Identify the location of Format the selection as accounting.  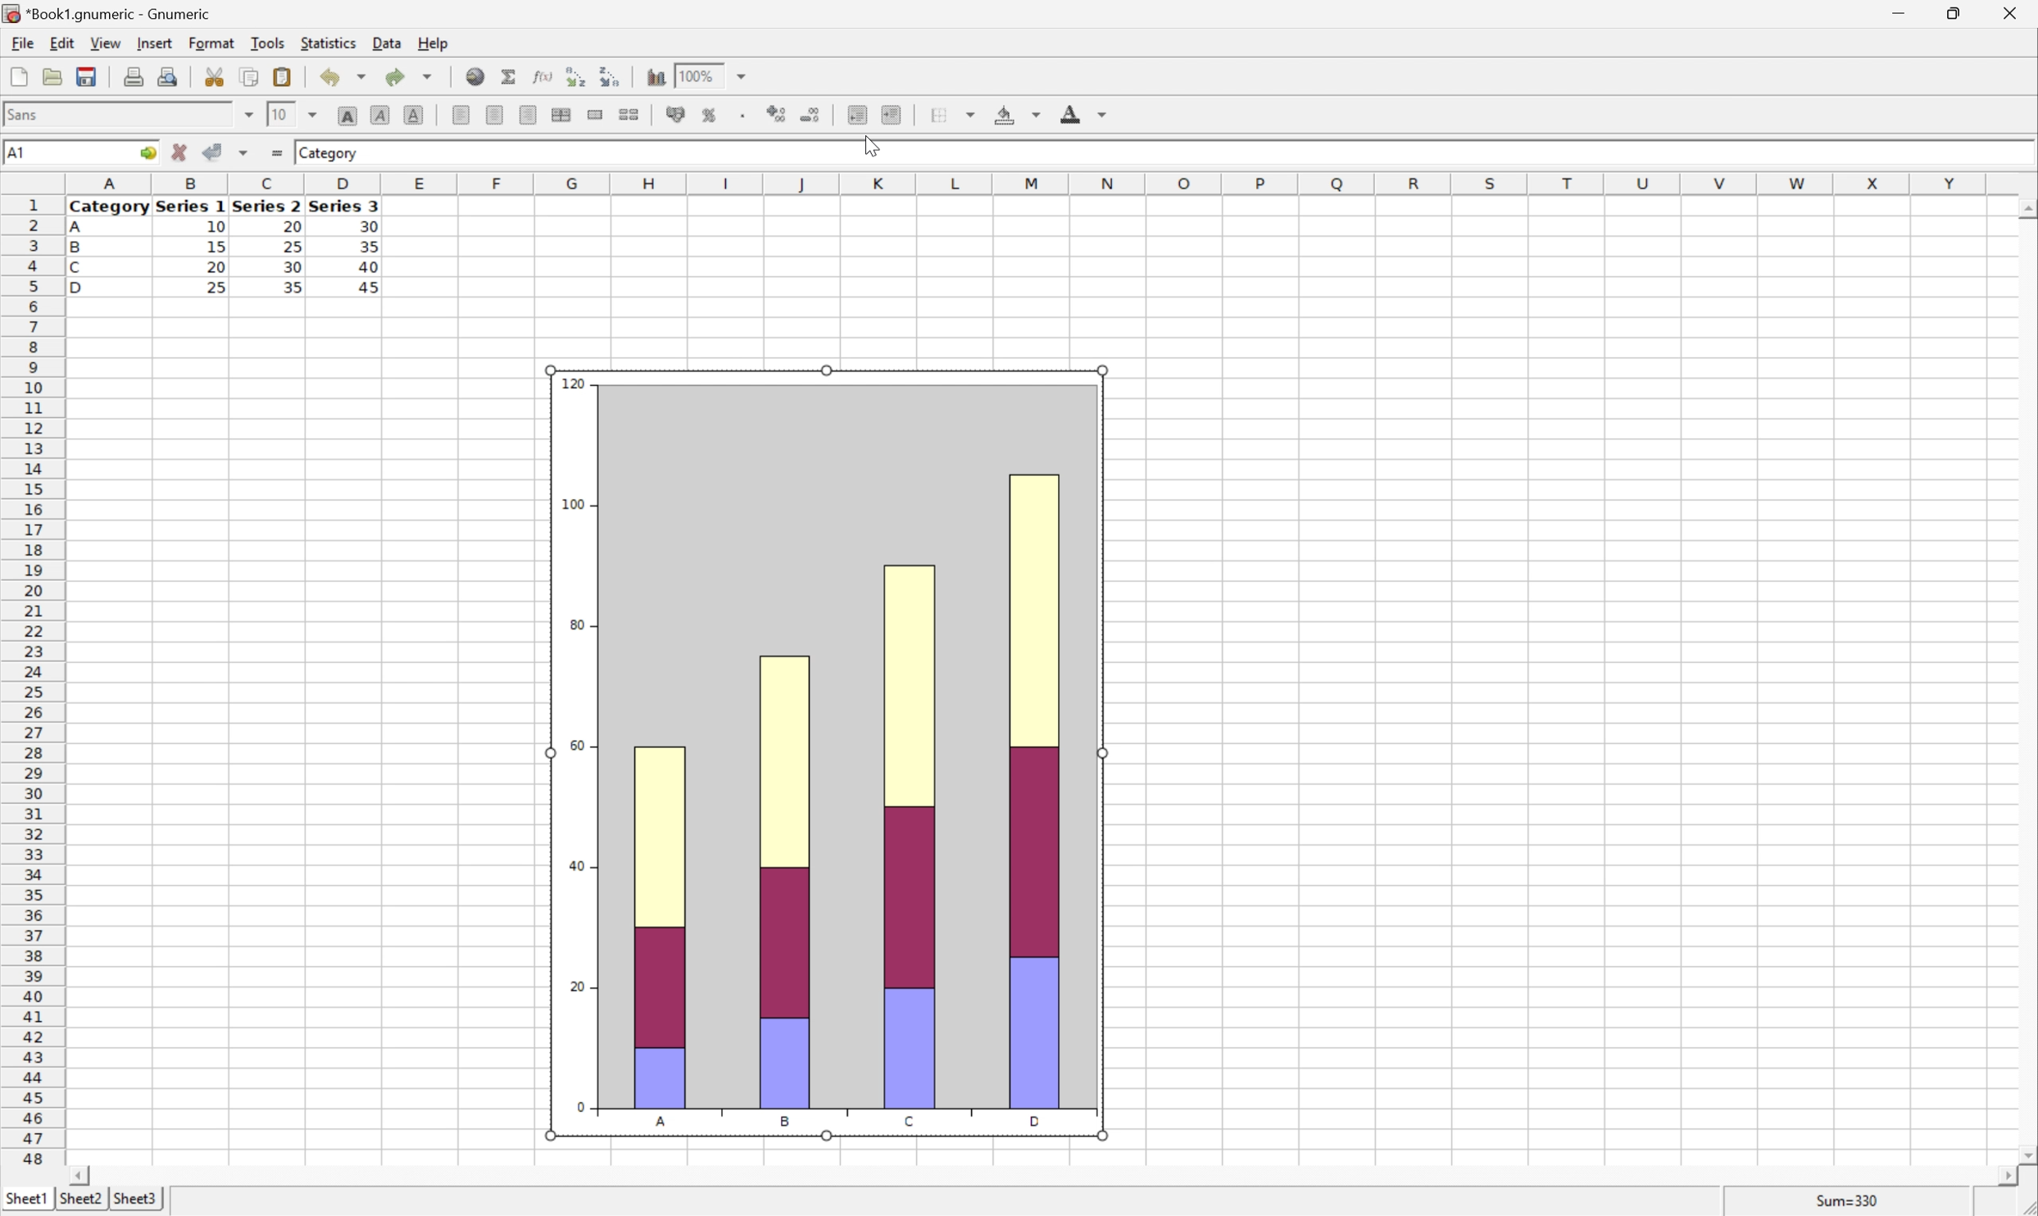
(669, 113).